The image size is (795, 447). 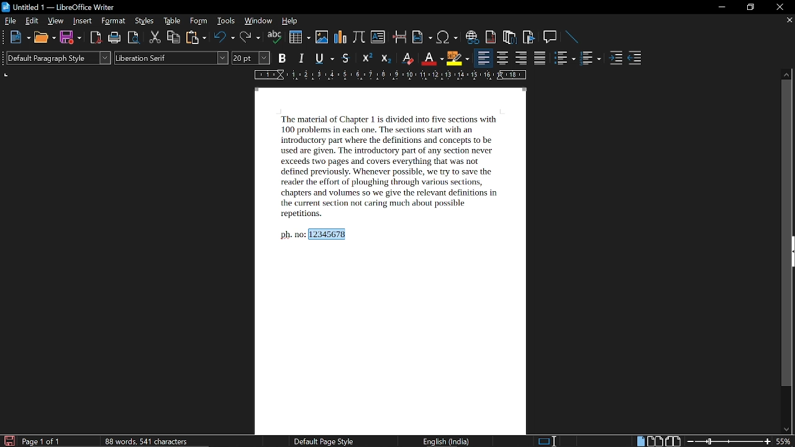 I want to click on insert hyperlink, so click(x=471, y=37).